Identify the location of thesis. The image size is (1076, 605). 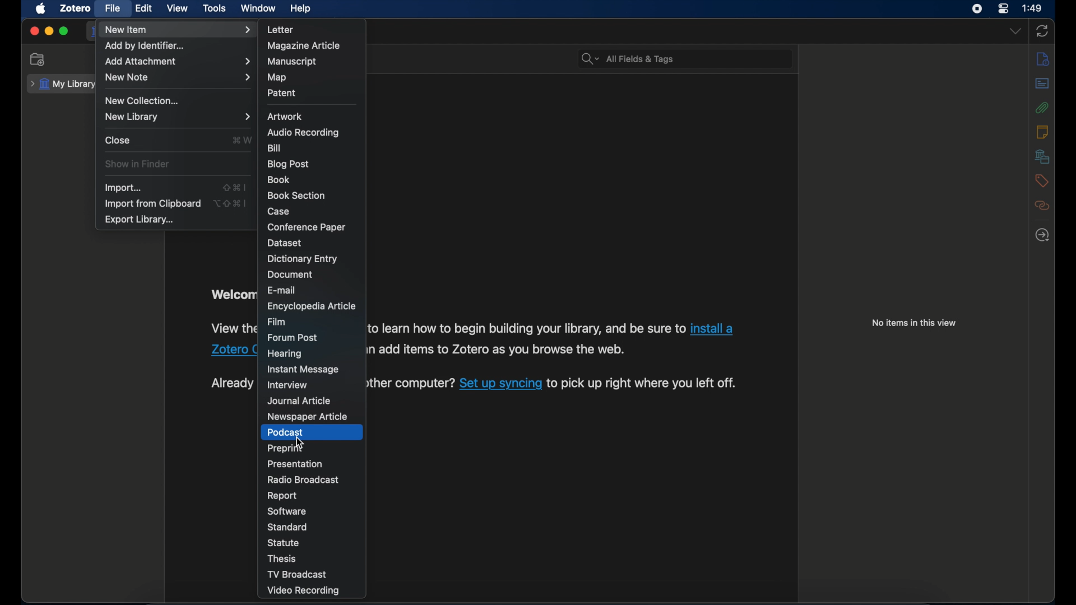
(284, 559).